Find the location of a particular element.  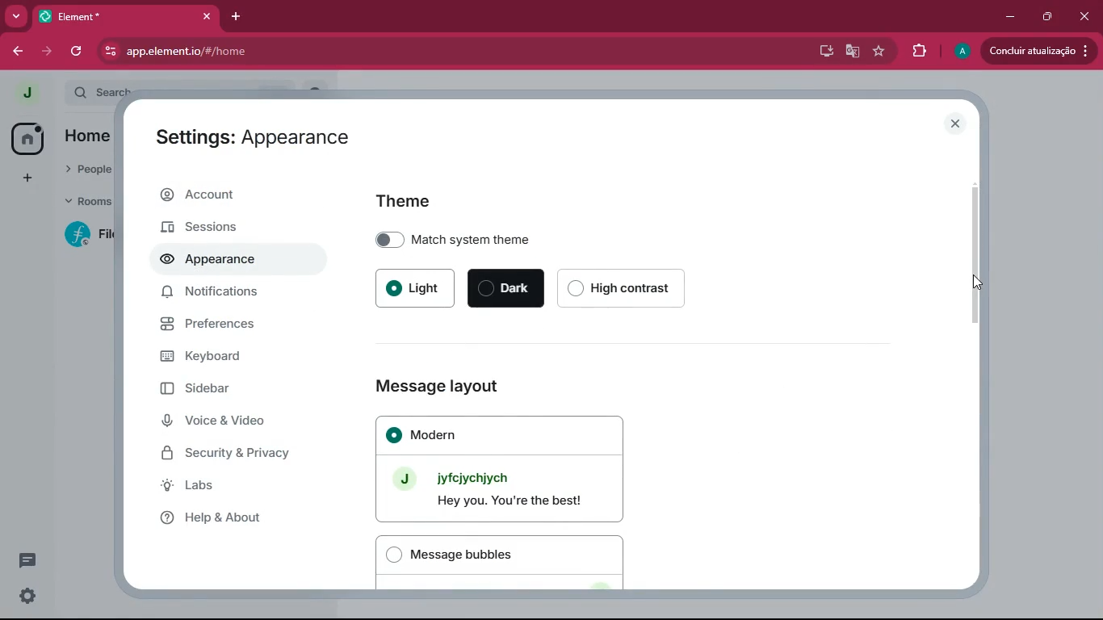

Dark is located at coordinates (508, 288).